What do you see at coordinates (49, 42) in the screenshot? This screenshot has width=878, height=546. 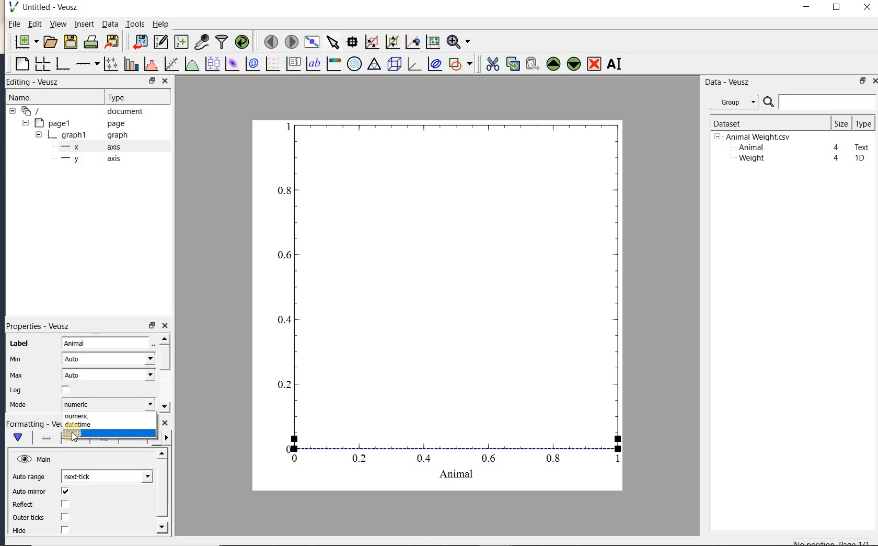 I see `open a document` at bounding box center [49, 42].